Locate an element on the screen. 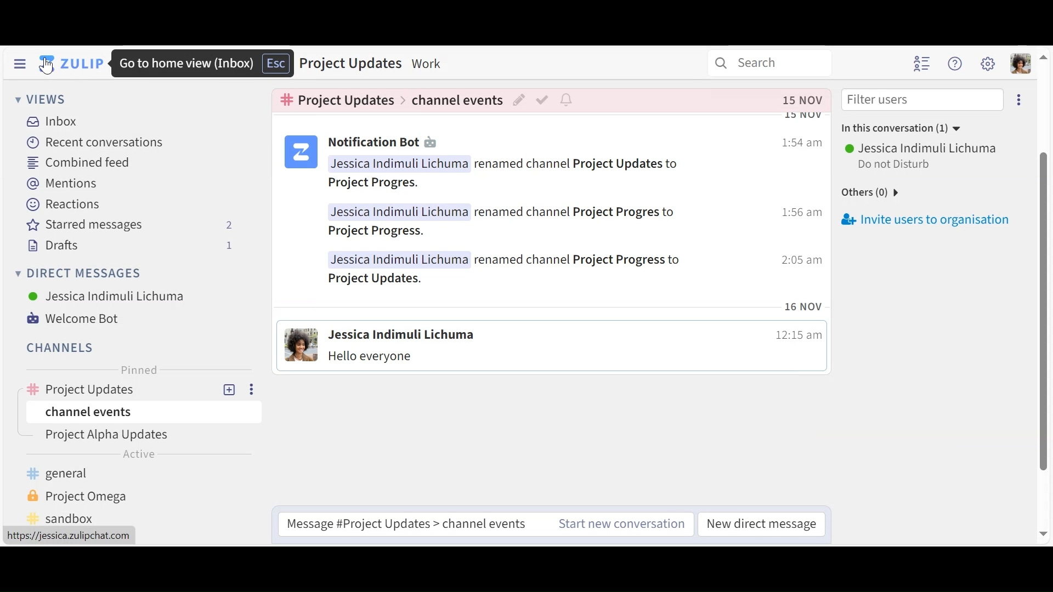 The height and width of the screenshot is (592, 1053). Hide user list is located at coordinates (921, 63).